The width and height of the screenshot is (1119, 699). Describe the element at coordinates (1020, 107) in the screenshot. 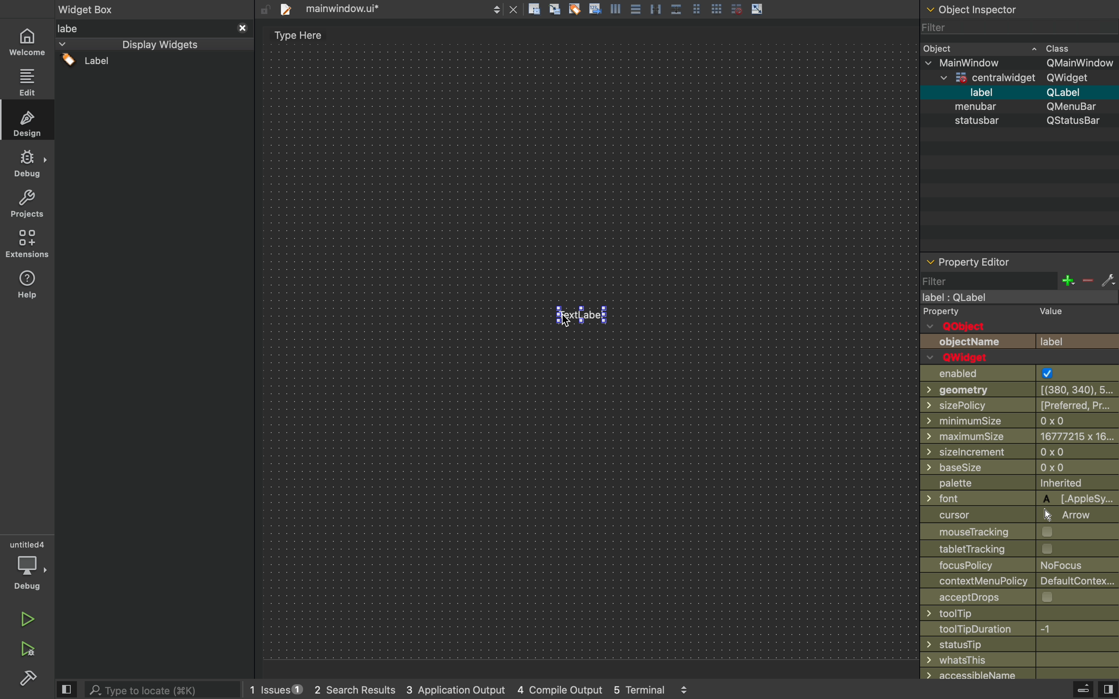

I see `status bar` at that location.